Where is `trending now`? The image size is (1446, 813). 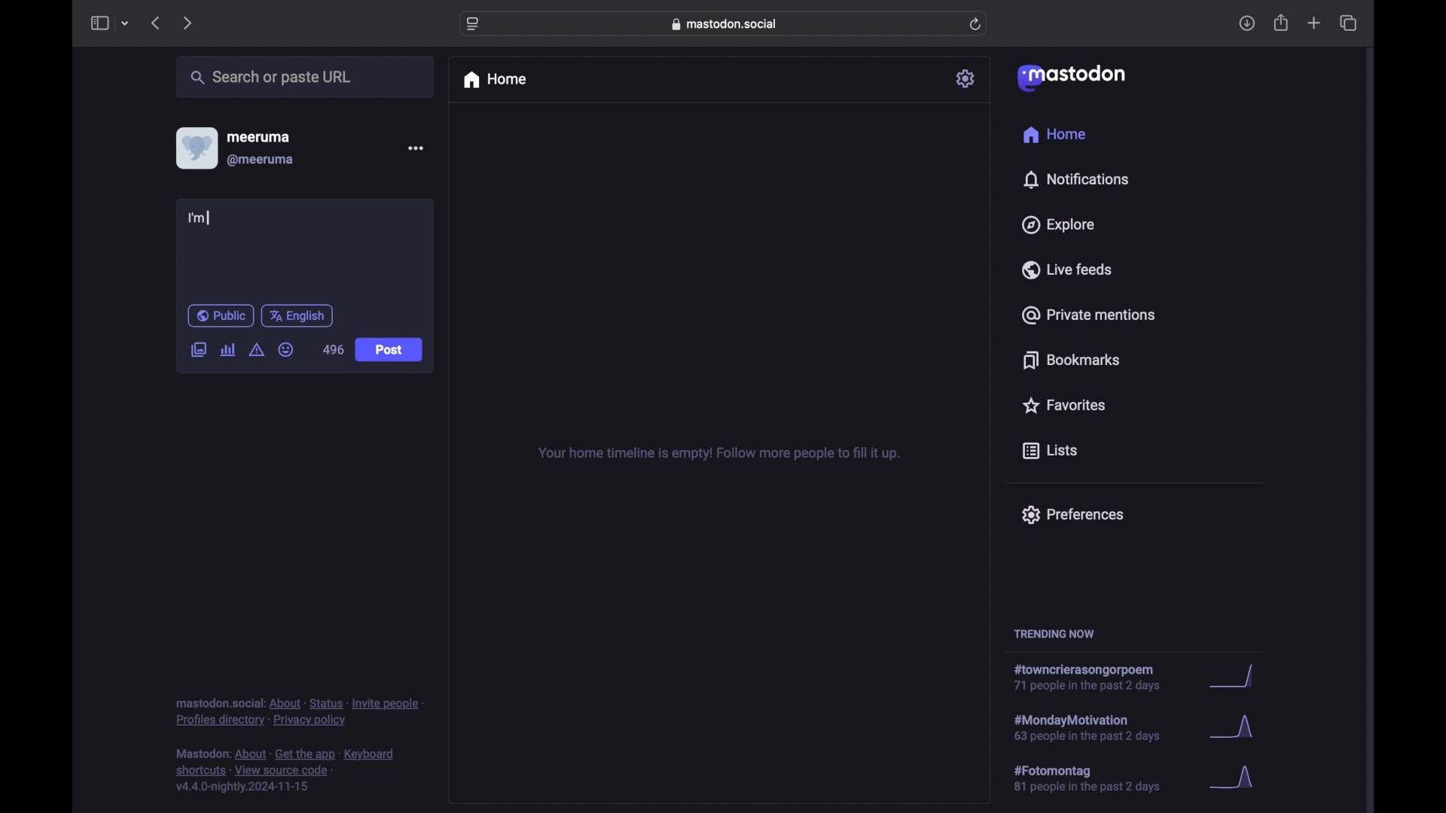
trending now is located at coordinates (1054, 634).